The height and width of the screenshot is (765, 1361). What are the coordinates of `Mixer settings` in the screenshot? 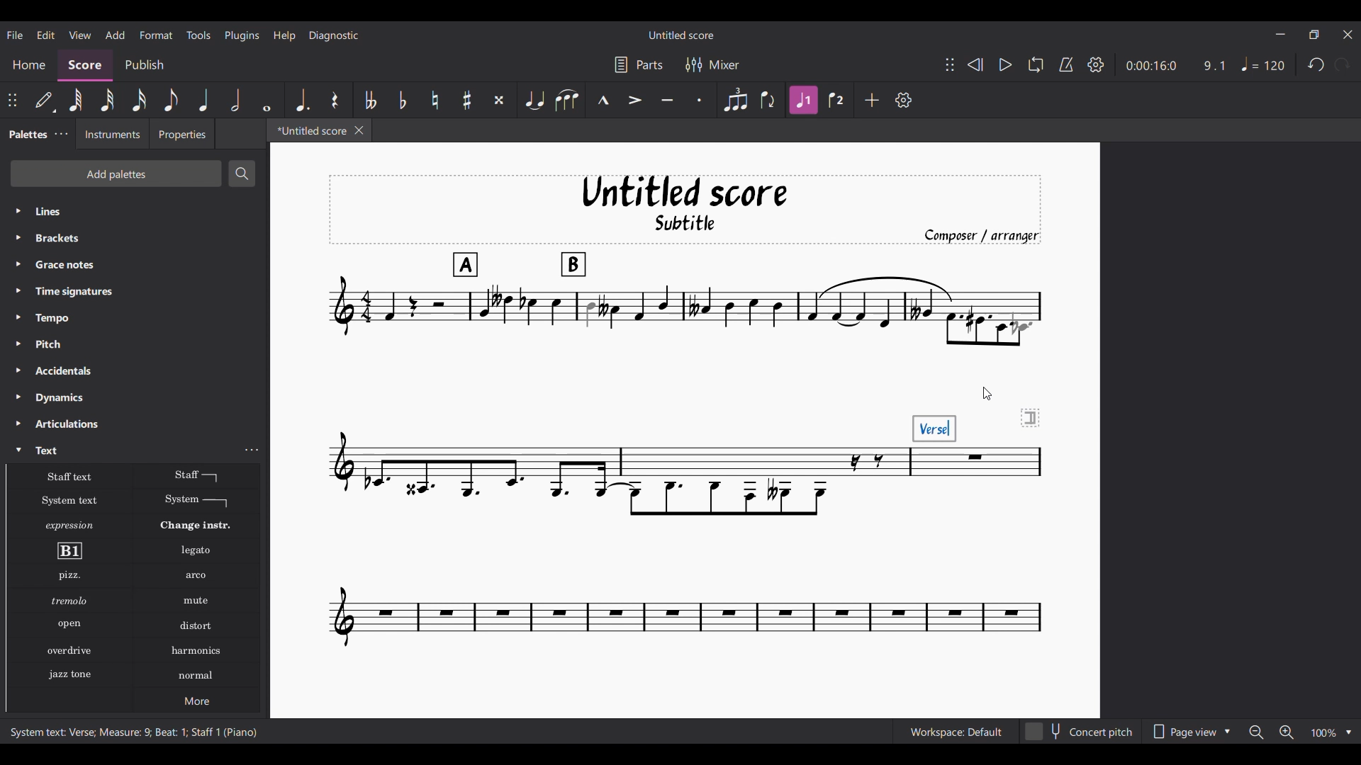 It's located at (712, 65).